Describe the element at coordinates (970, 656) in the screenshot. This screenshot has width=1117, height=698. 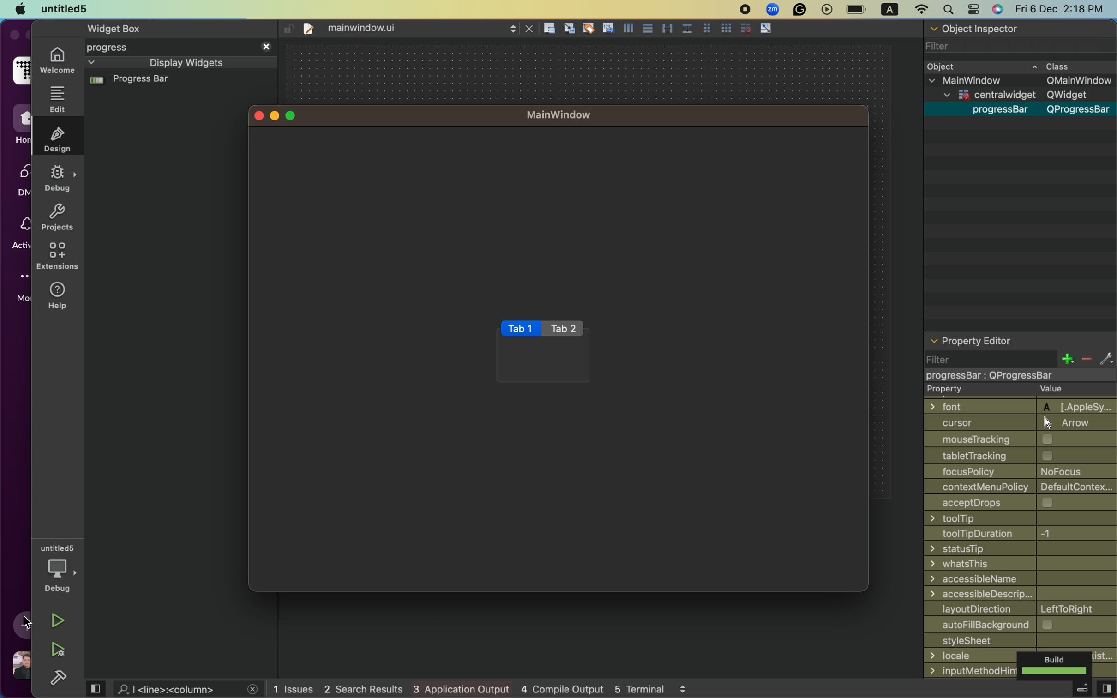
I see `locate` at that location.